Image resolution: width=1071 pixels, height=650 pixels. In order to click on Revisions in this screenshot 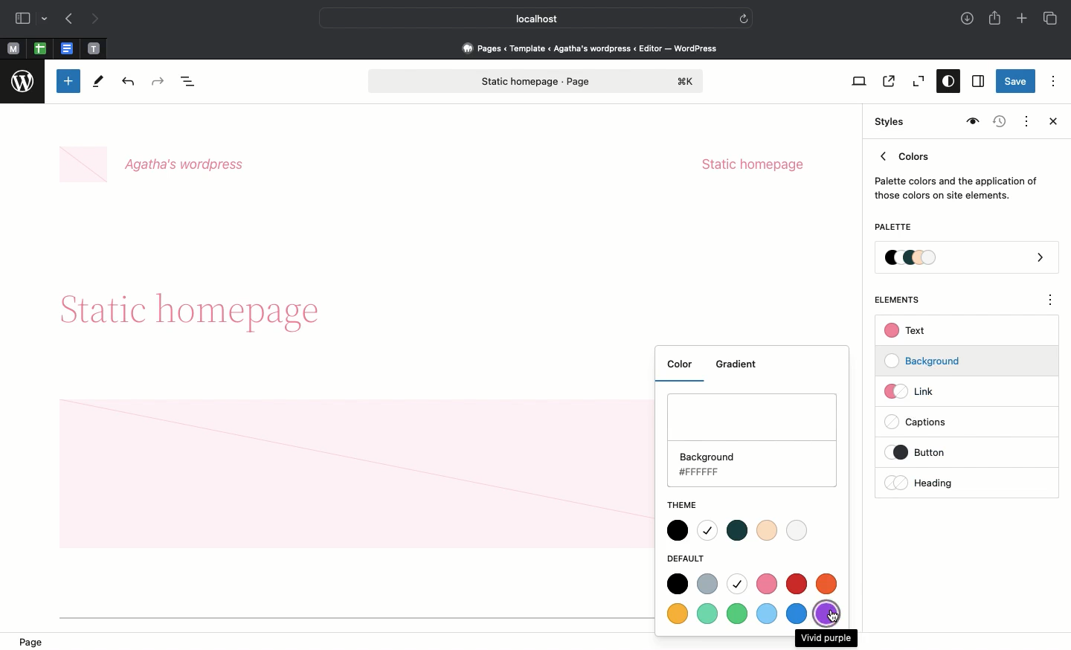, I will do `click(997, 123)`.